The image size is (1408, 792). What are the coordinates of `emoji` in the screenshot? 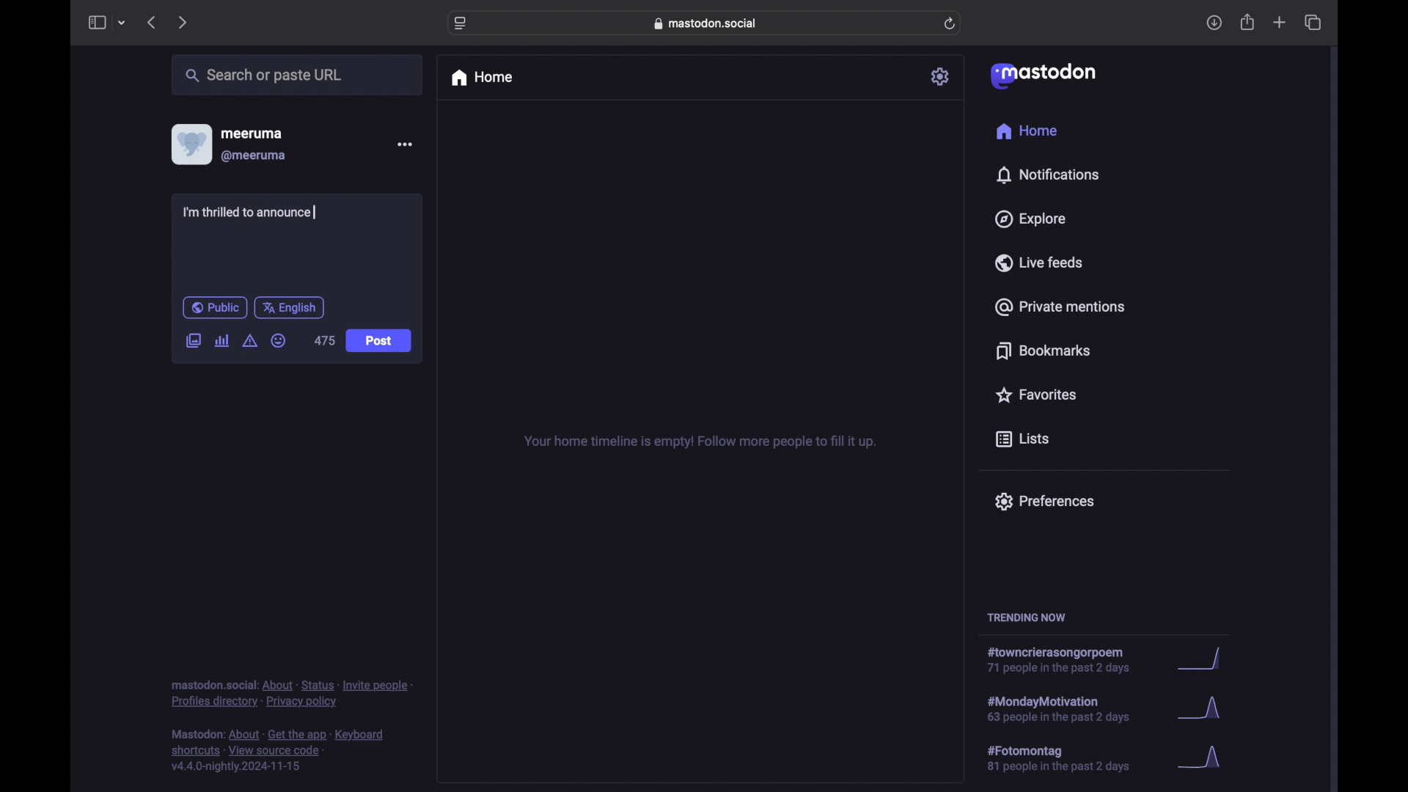 It's located at (278, 340).